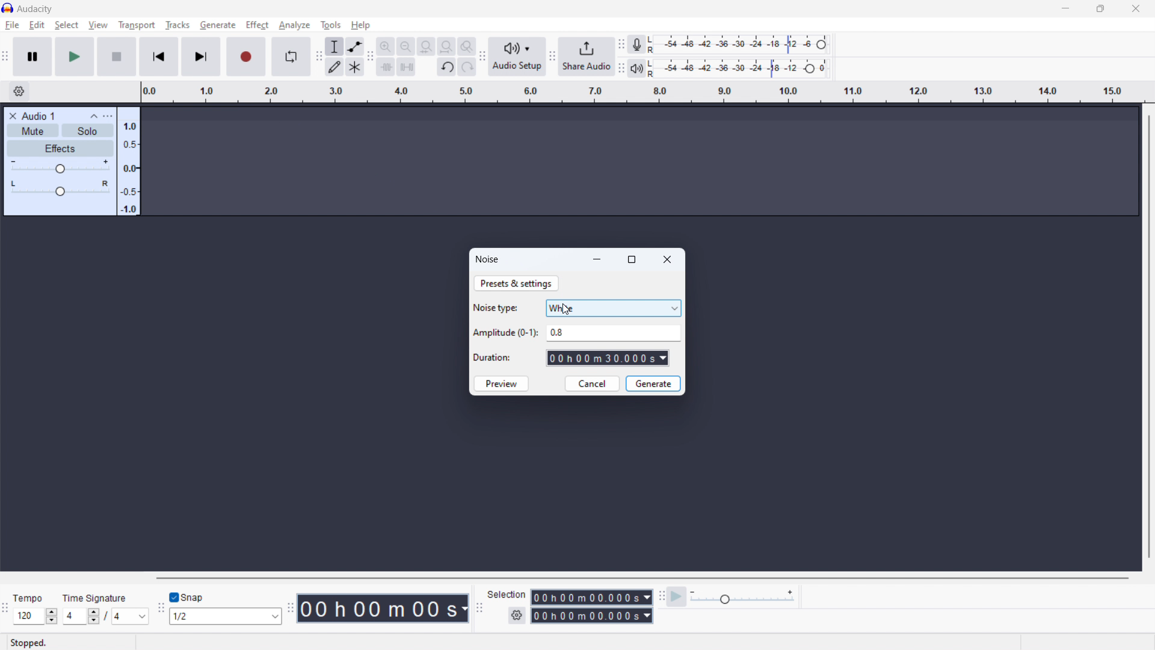 Image resolution: width=1155 pixels, height=650 pixels. I want to click on skip to last, so click(202, 57).